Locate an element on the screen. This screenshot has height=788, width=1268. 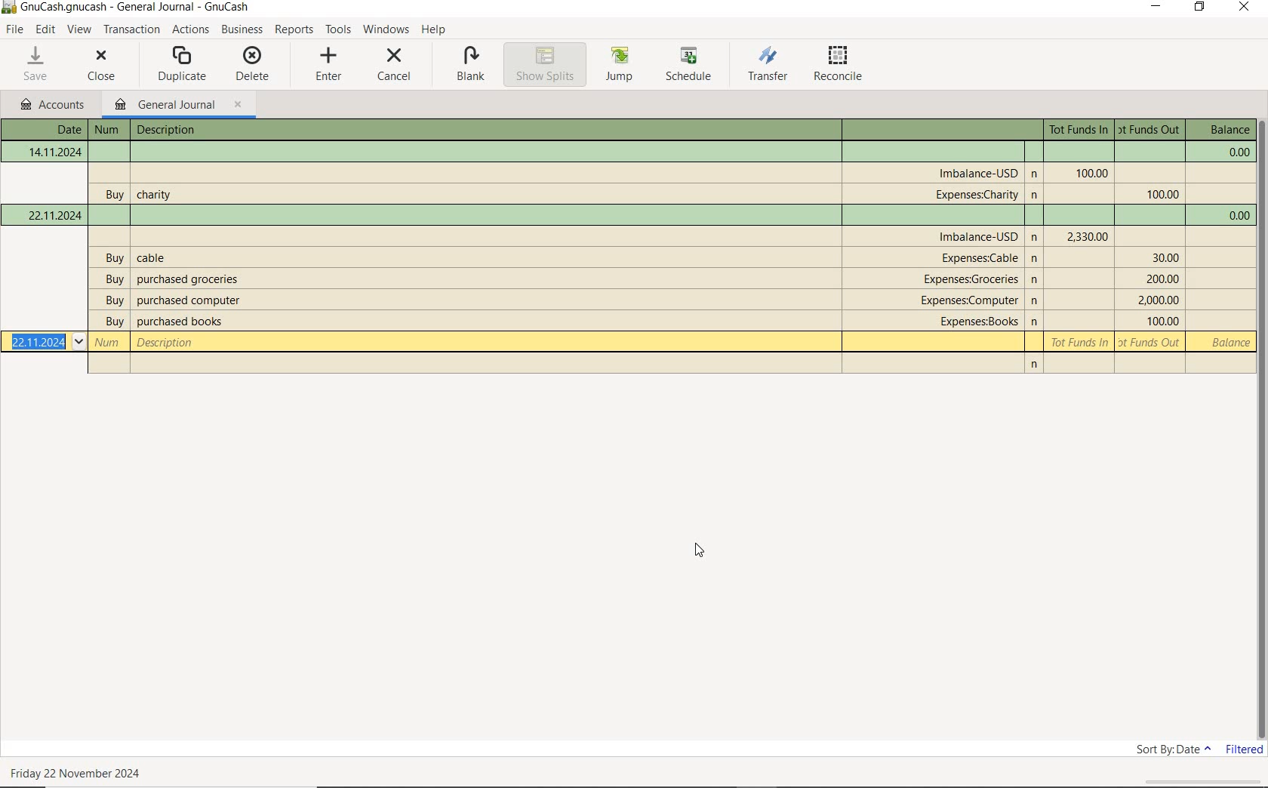
CANCEL is located at coordinates (395, 63).